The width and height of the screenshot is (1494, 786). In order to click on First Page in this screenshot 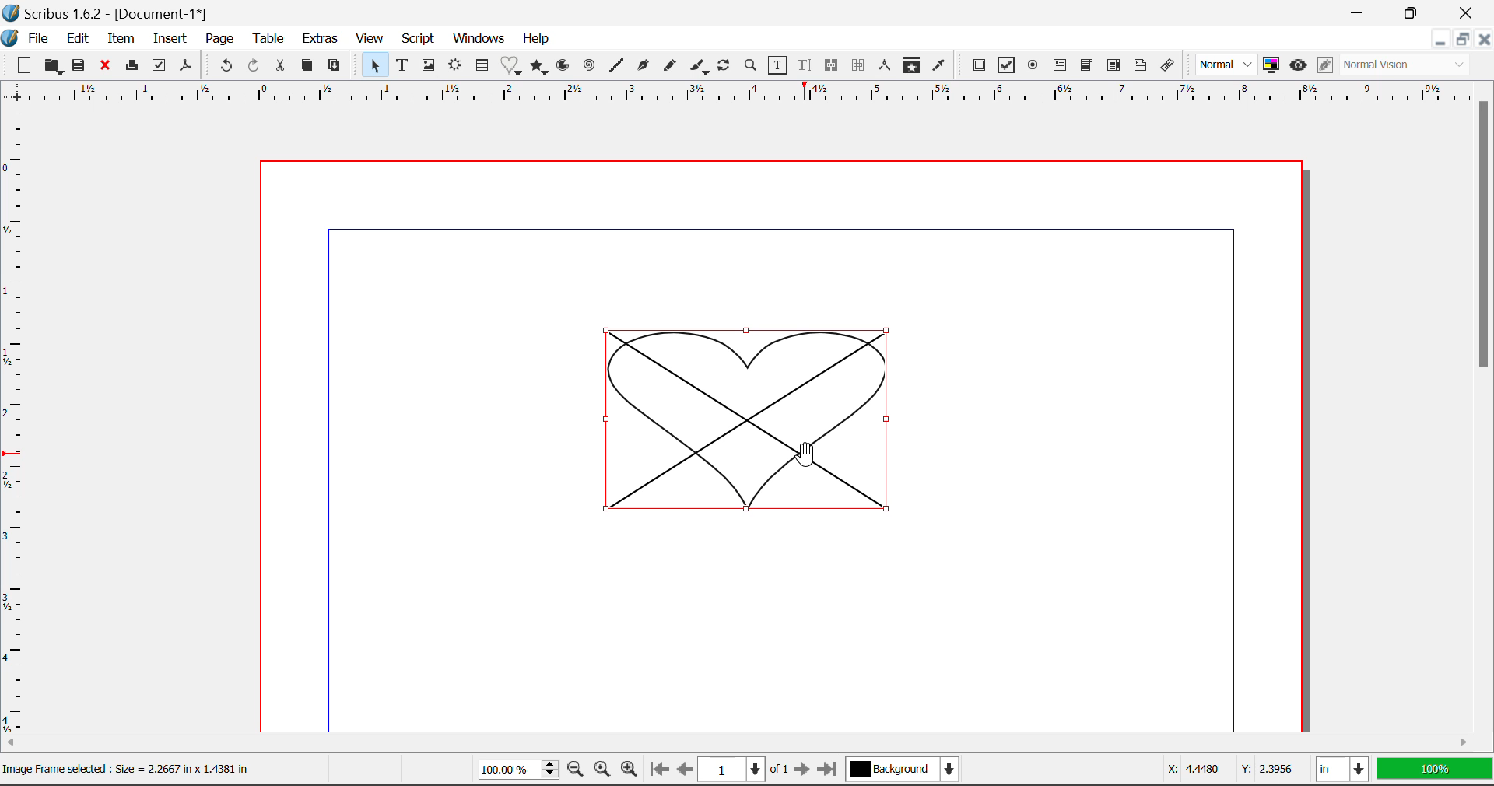, I will do `click(659, 770)`.